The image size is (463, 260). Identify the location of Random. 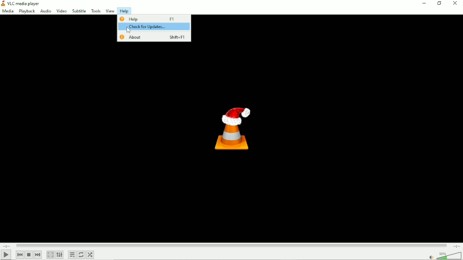
(89, 255).